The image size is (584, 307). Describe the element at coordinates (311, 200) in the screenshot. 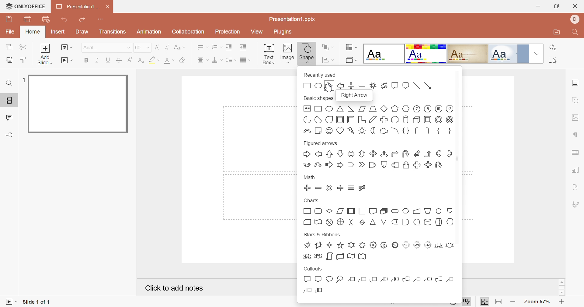

I see `Charts` at that location.